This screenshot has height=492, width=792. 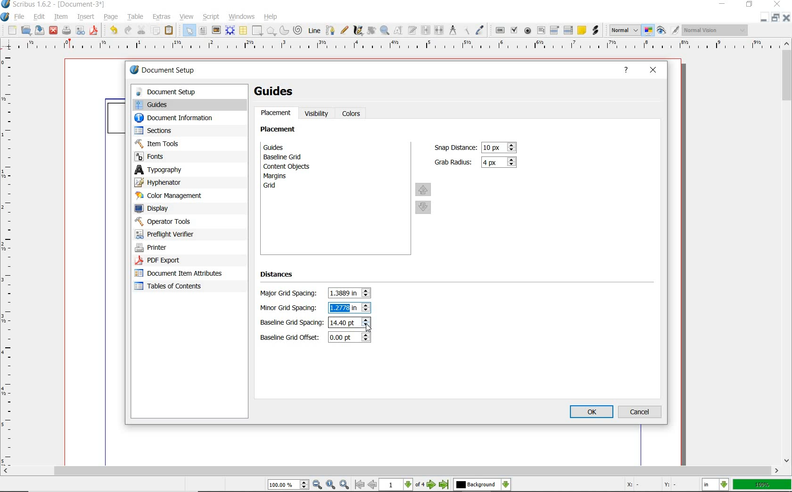 I want to click on move down, so click(x=424, y=208).